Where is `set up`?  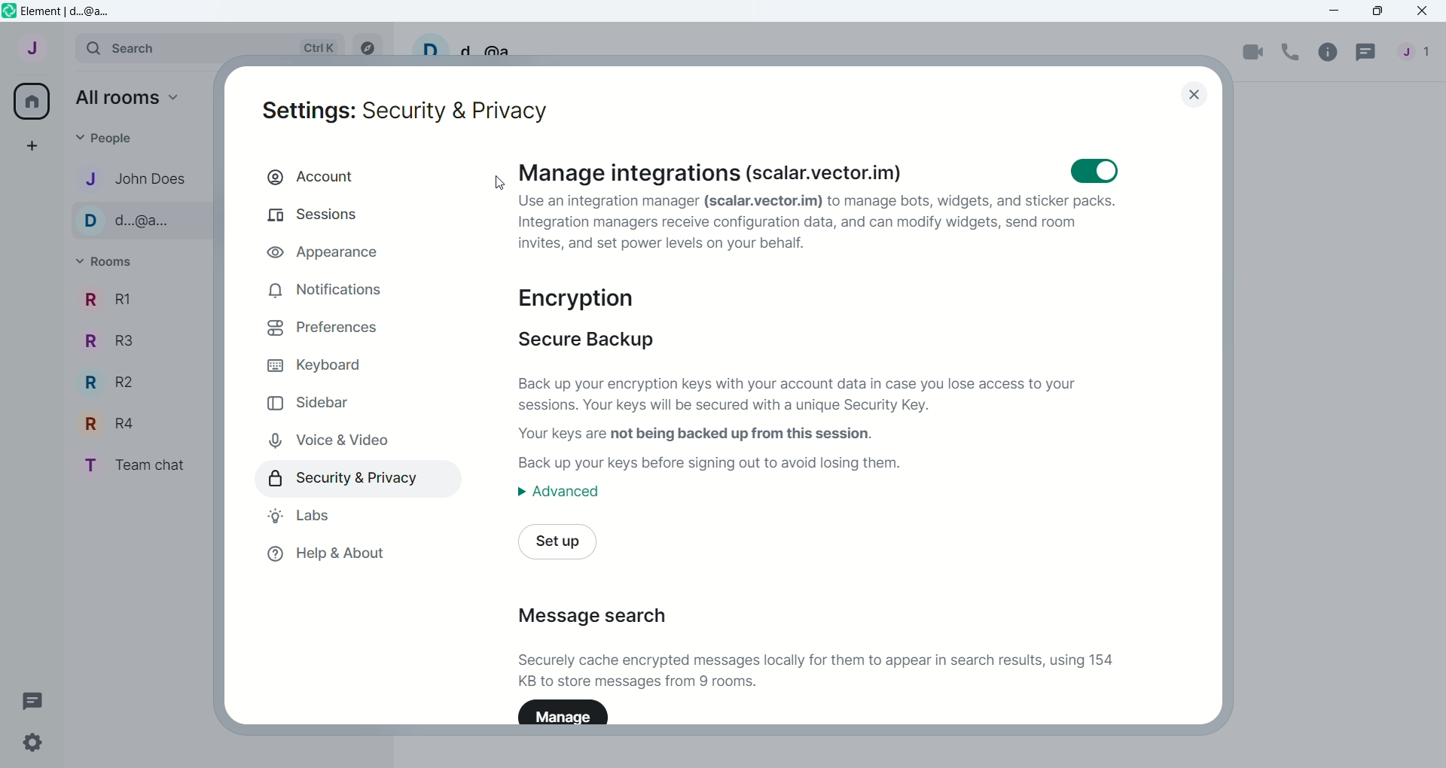 set up is located at coordinates (569, 543).